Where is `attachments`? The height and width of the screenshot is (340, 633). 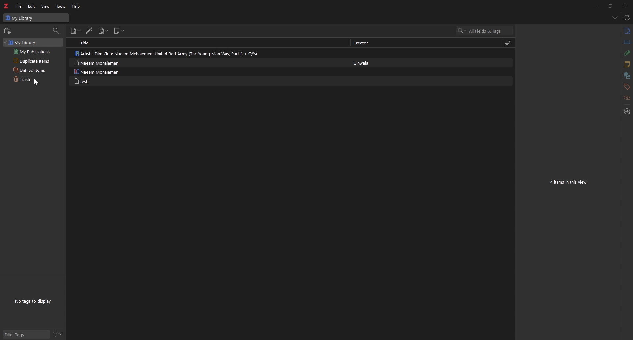
attachments is located at coordinates (508, 43).